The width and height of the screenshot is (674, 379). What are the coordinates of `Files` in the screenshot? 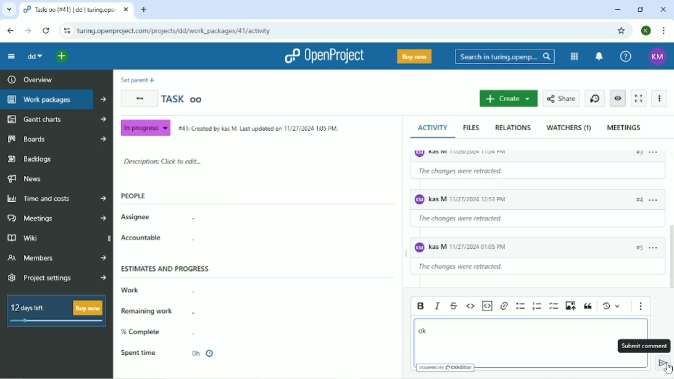 It's located at (472, 128).